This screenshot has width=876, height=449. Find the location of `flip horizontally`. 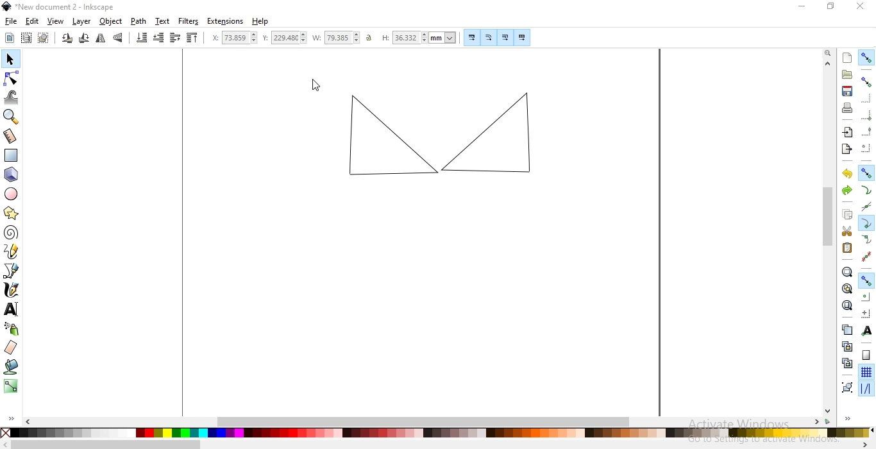

flip horizontally is located at coordinates (99, 38).